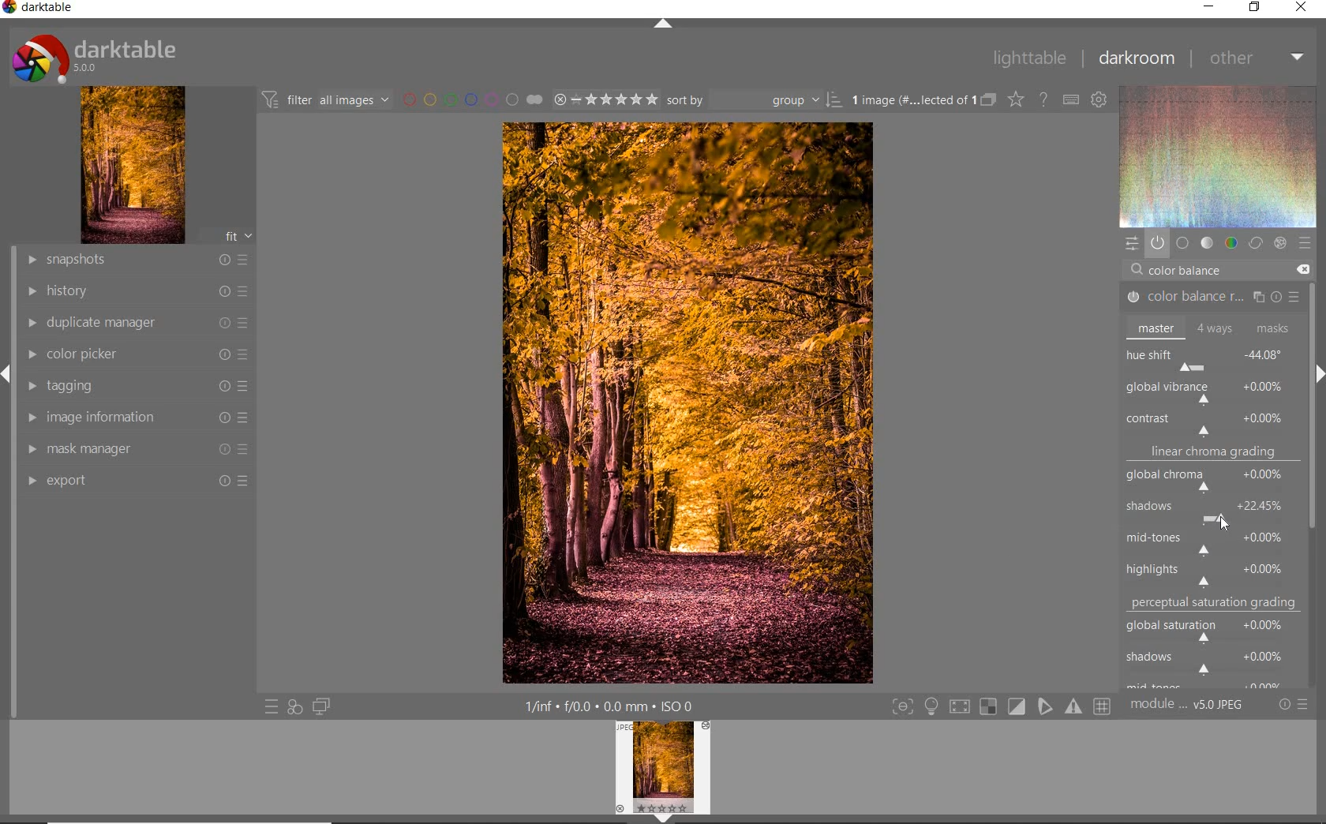 This screenshot has width=1326, height=824. What do you see at coordinates (1213, 510) in the screenshot?
I see `shadows` at bounding box center [1213, 510].